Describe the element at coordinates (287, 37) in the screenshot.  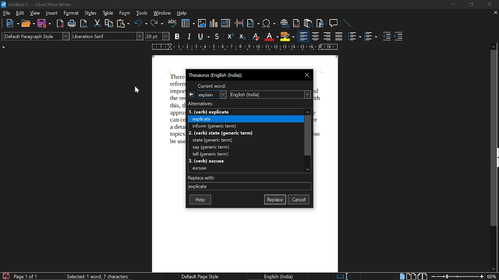
I see `highlight` at that location.